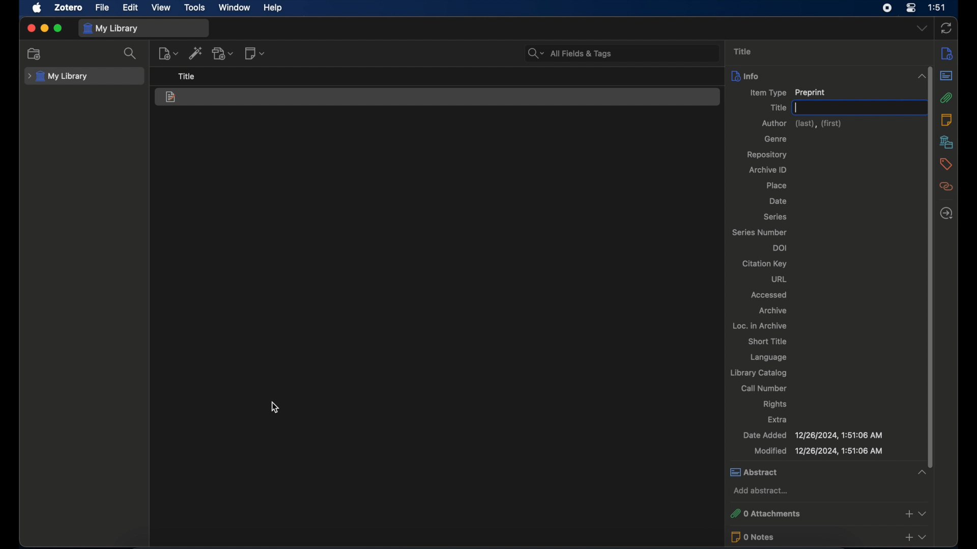 Image resolution: width=977 pixels, height=549 pixels. I want to click on attachments, so click(947, 98).